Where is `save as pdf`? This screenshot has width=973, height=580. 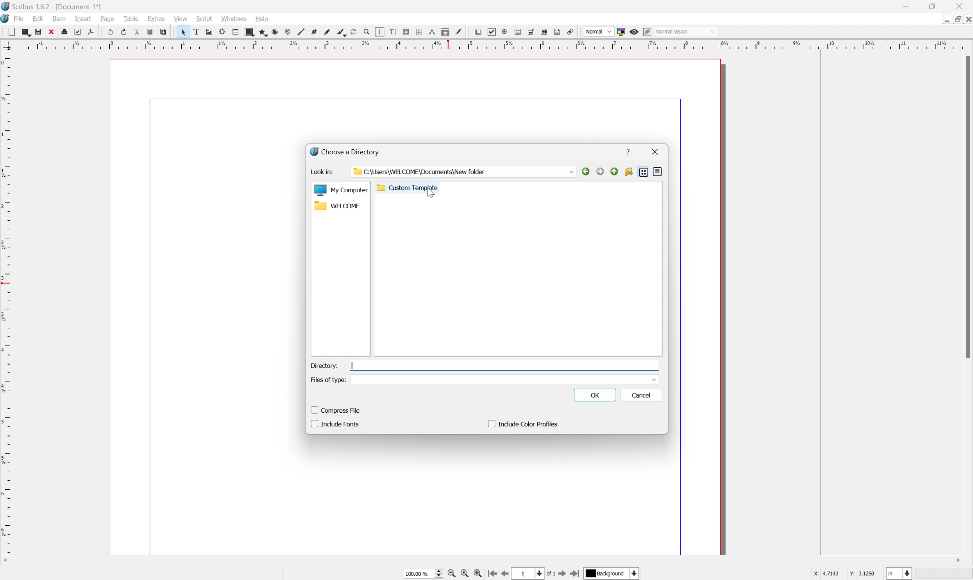 save as pdf is located at coordinates (91, 32).